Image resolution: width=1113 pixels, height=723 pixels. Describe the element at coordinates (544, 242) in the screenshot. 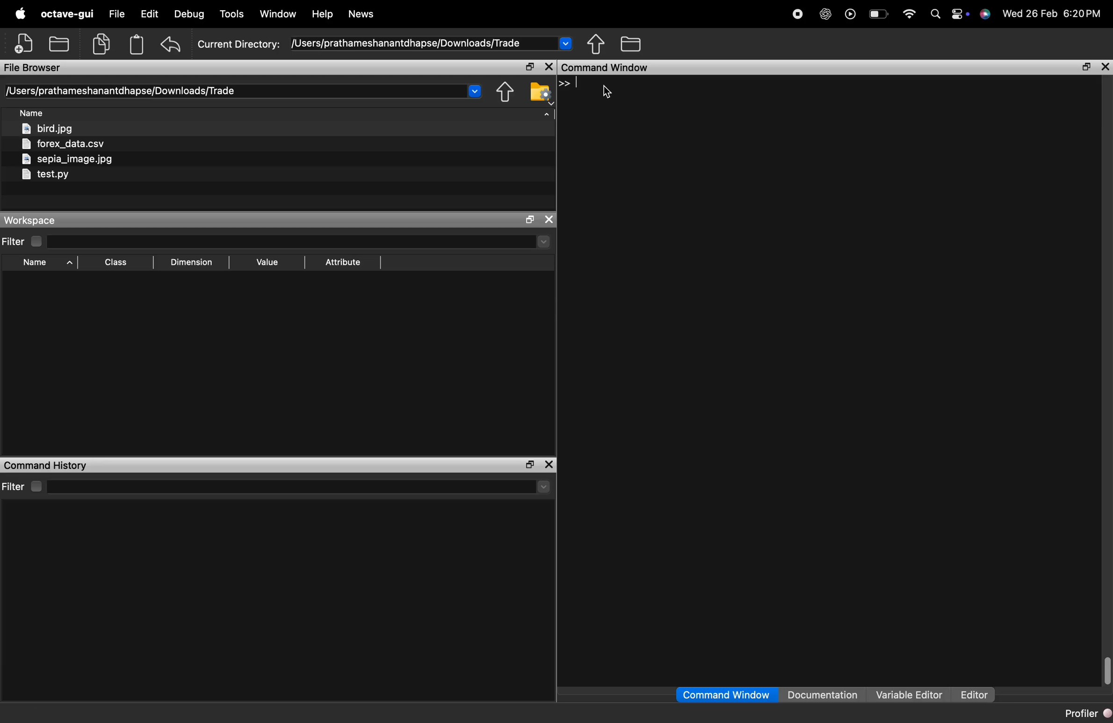

I see `dropdown` at that location.